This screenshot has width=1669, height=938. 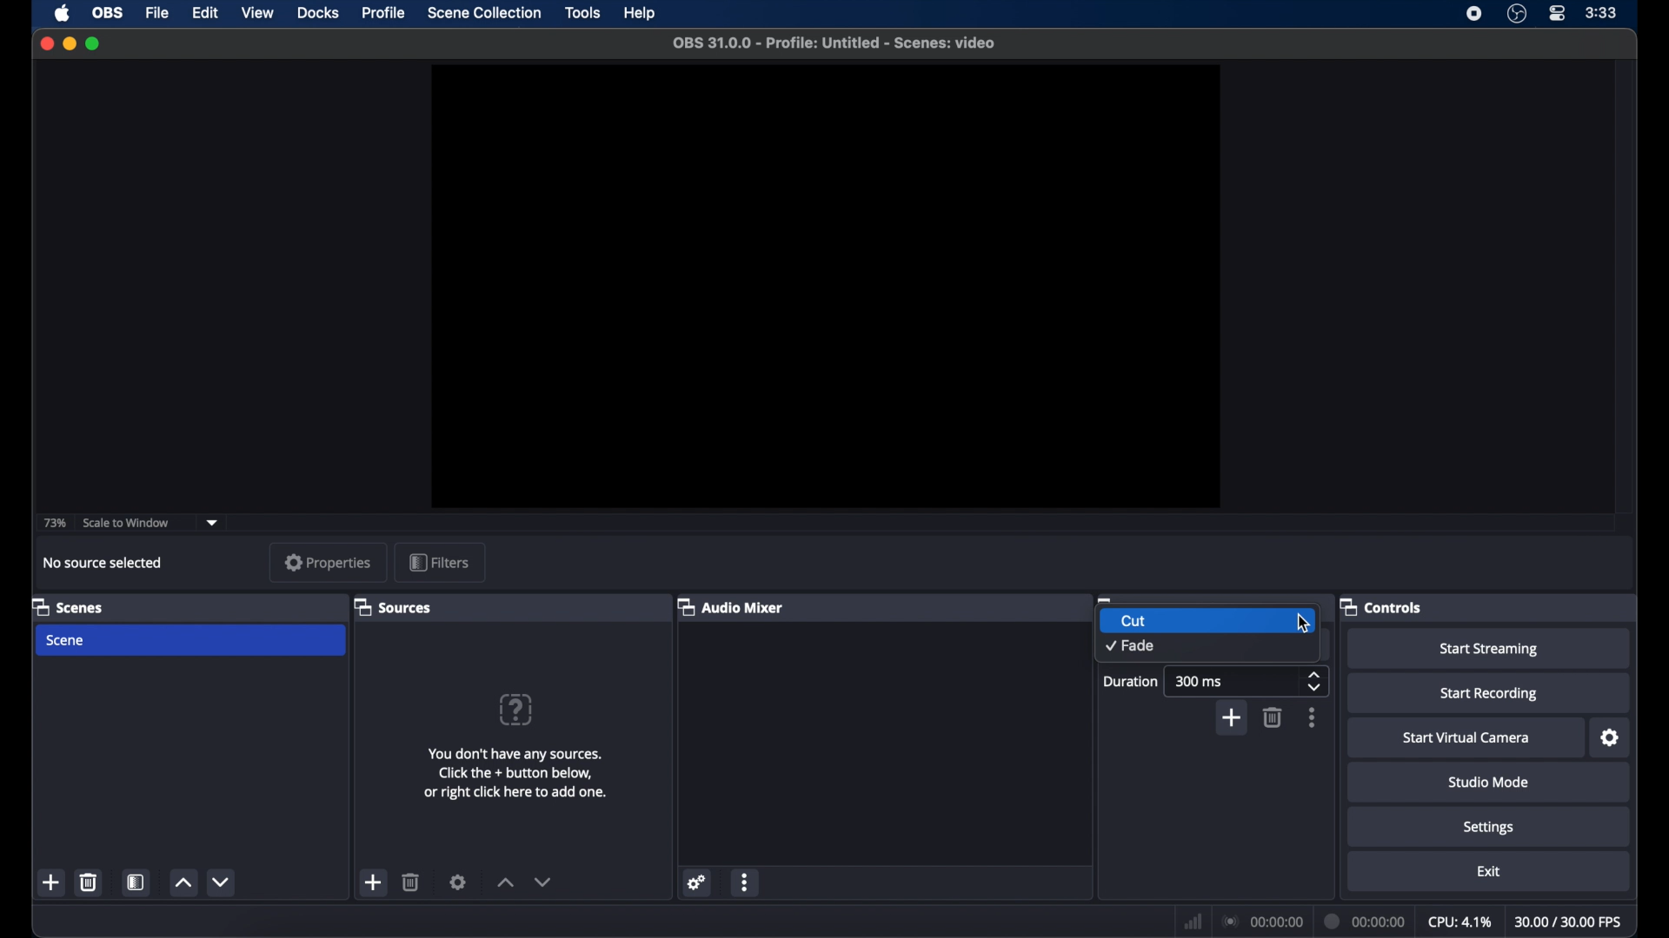 I want to click on view, so click(x=257, y=12).